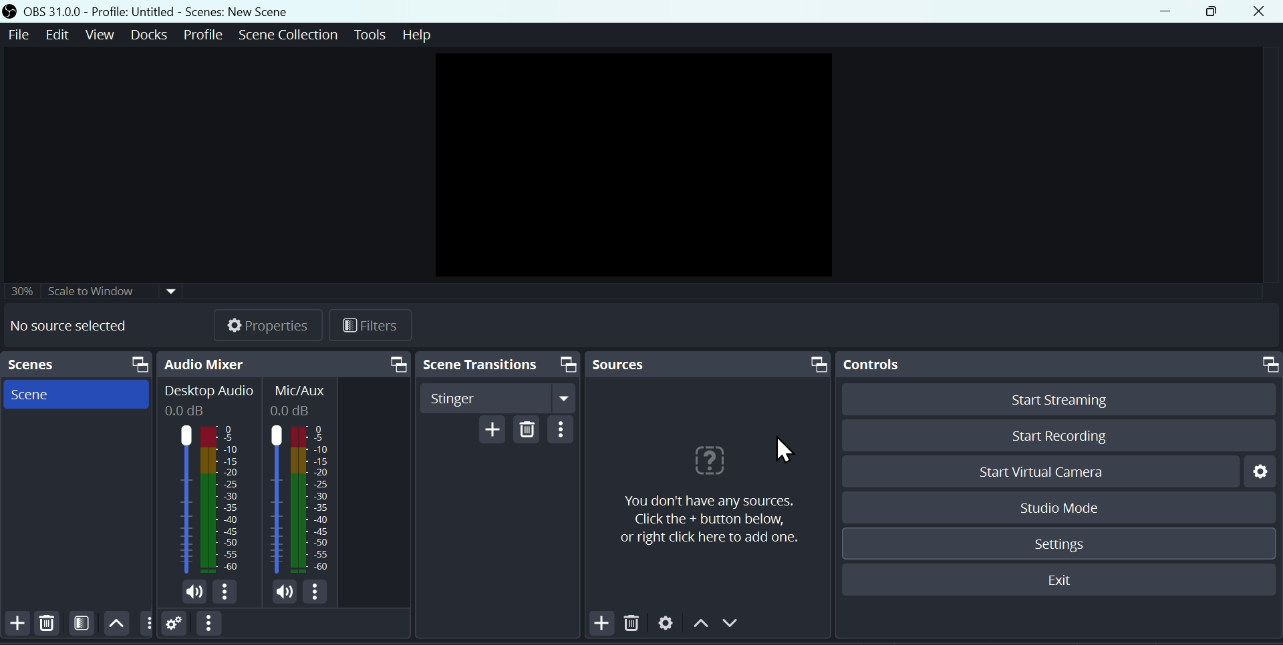 This screenshot has width=1283, height=645. Describe the element at coordinates (1266, 363) in the screenshot. I see `maximize` at that location.